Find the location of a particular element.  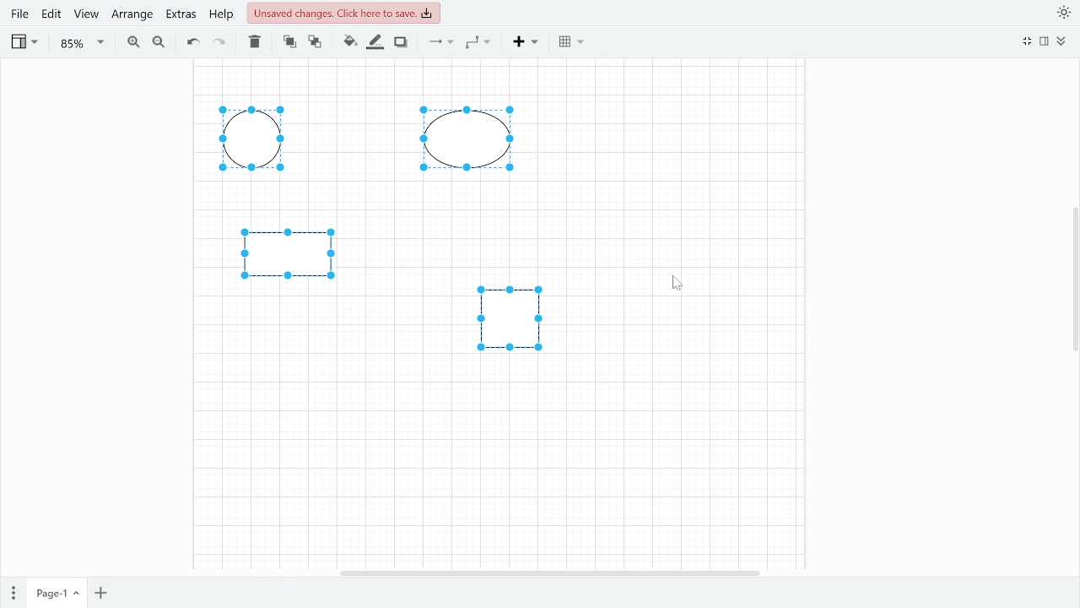

Shadow is located at coordinates (400, 43).